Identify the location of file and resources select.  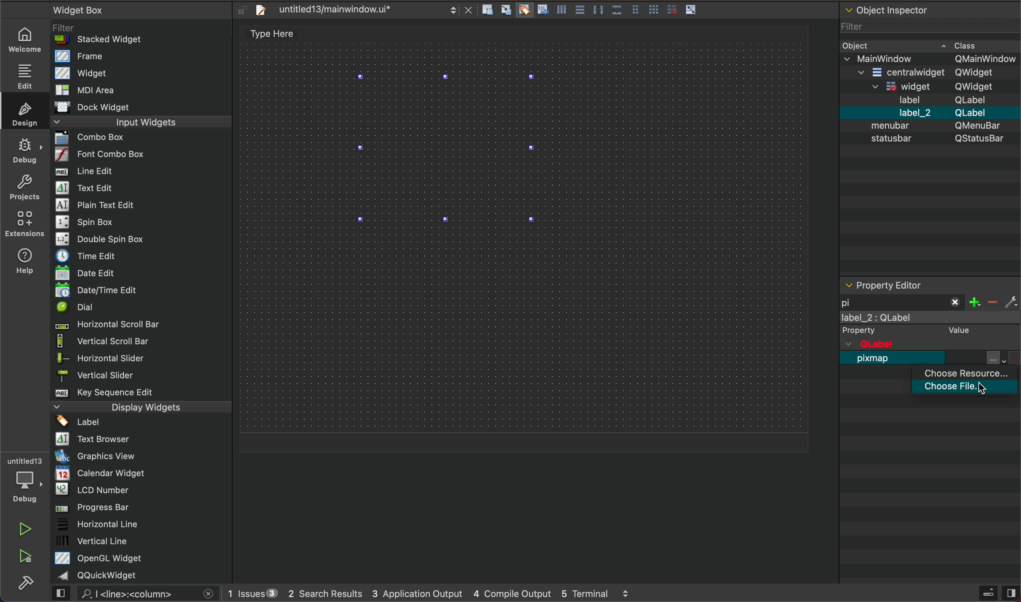
(1005, 357).